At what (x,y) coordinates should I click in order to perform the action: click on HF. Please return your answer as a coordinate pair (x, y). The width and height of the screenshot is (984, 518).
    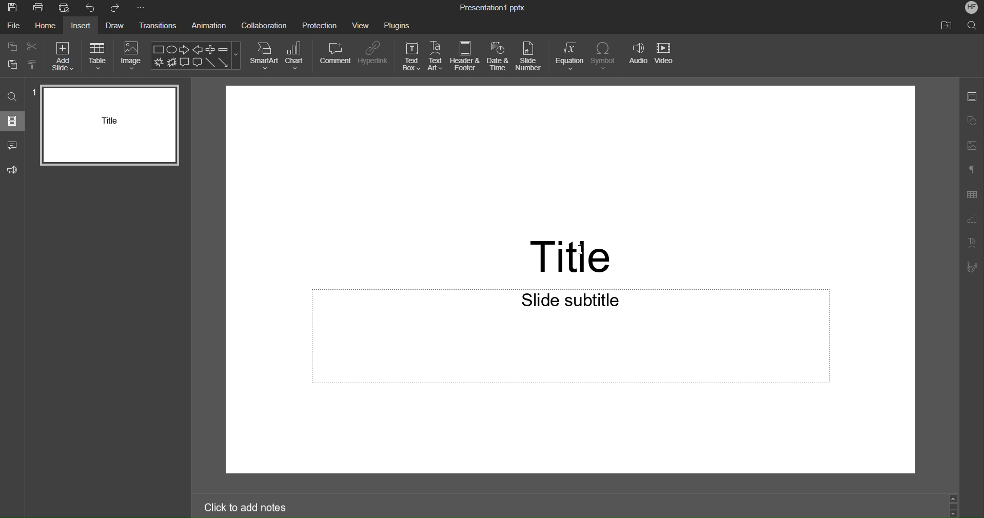
    Looking at the image, I should click on (968, 7).